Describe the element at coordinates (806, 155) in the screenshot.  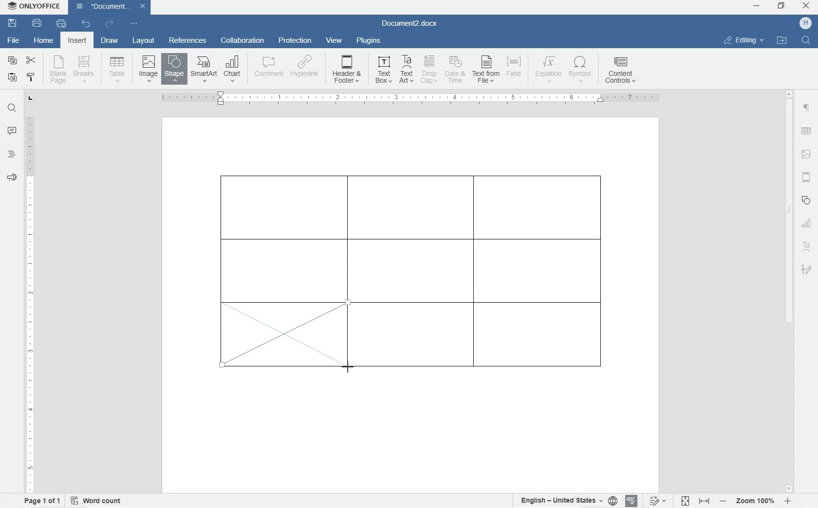
I see `image settings` at that location.